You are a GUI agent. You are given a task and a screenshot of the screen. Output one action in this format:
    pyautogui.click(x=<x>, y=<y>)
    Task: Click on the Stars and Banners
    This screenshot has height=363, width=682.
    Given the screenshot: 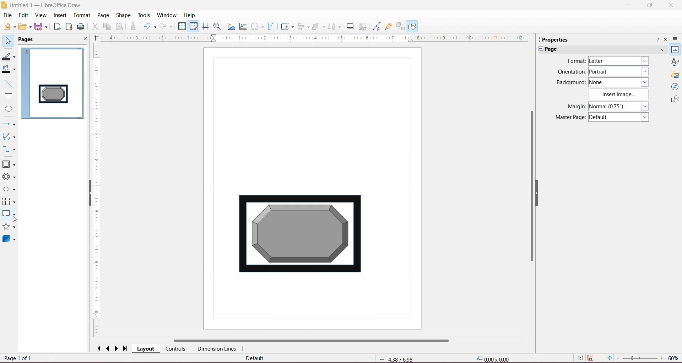 What is the action you would take?
    pyautogui.click(x=9, y=227)
    